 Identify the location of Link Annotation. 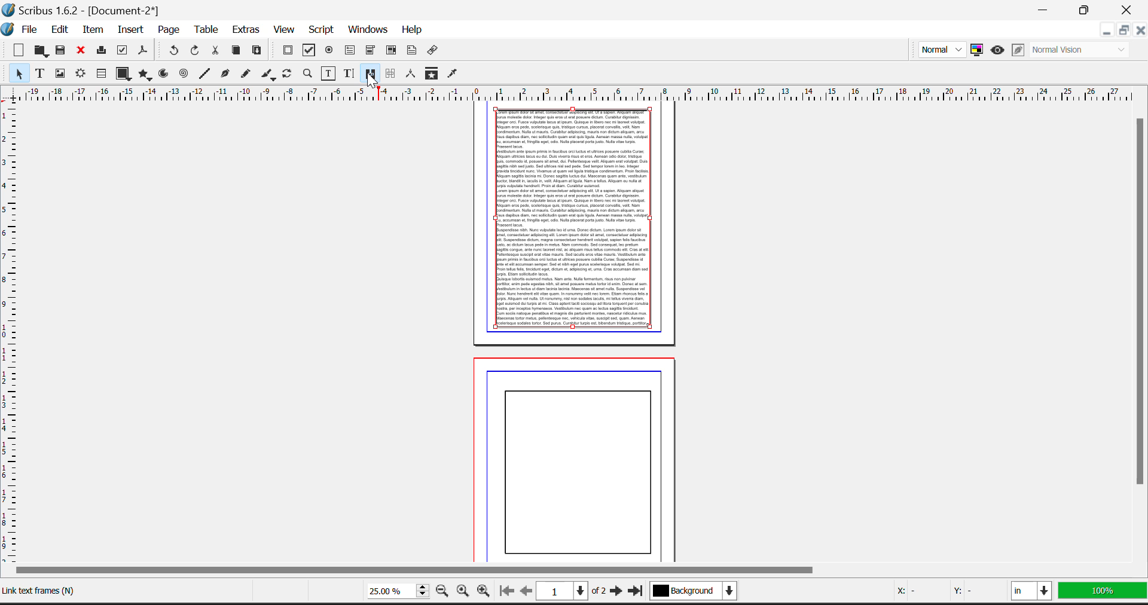
(435, 52).